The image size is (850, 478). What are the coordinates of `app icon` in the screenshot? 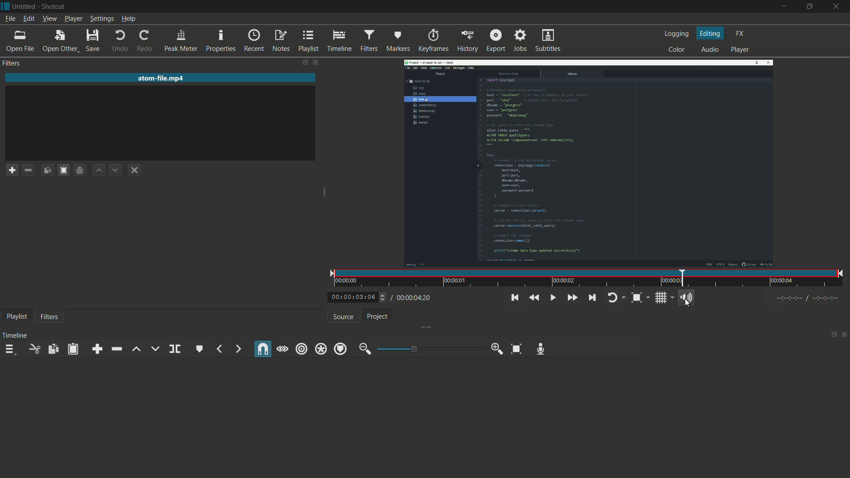 It's located at (5, 6).